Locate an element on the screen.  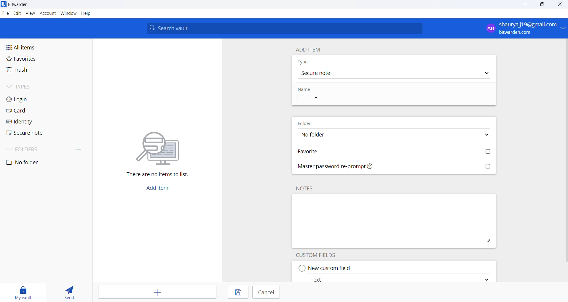
secure note  is located at coordinates (393, 73).